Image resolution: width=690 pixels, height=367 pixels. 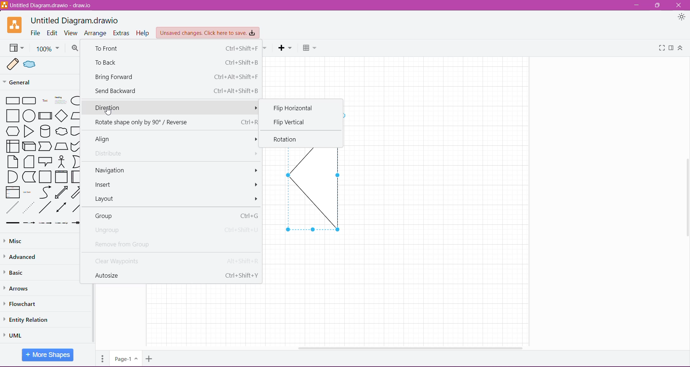 What do you see at coordinates (406, 346) in the screenshot?
I see `Horizontal Scroll Bar` at bounding box center [406, 346].